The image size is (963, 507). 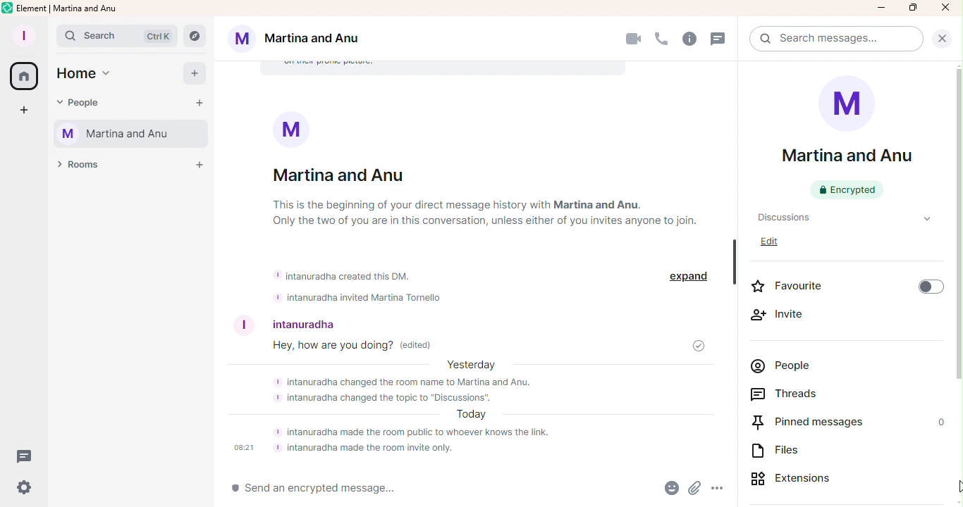 I want to click on Call, so click(x=661, y=37).